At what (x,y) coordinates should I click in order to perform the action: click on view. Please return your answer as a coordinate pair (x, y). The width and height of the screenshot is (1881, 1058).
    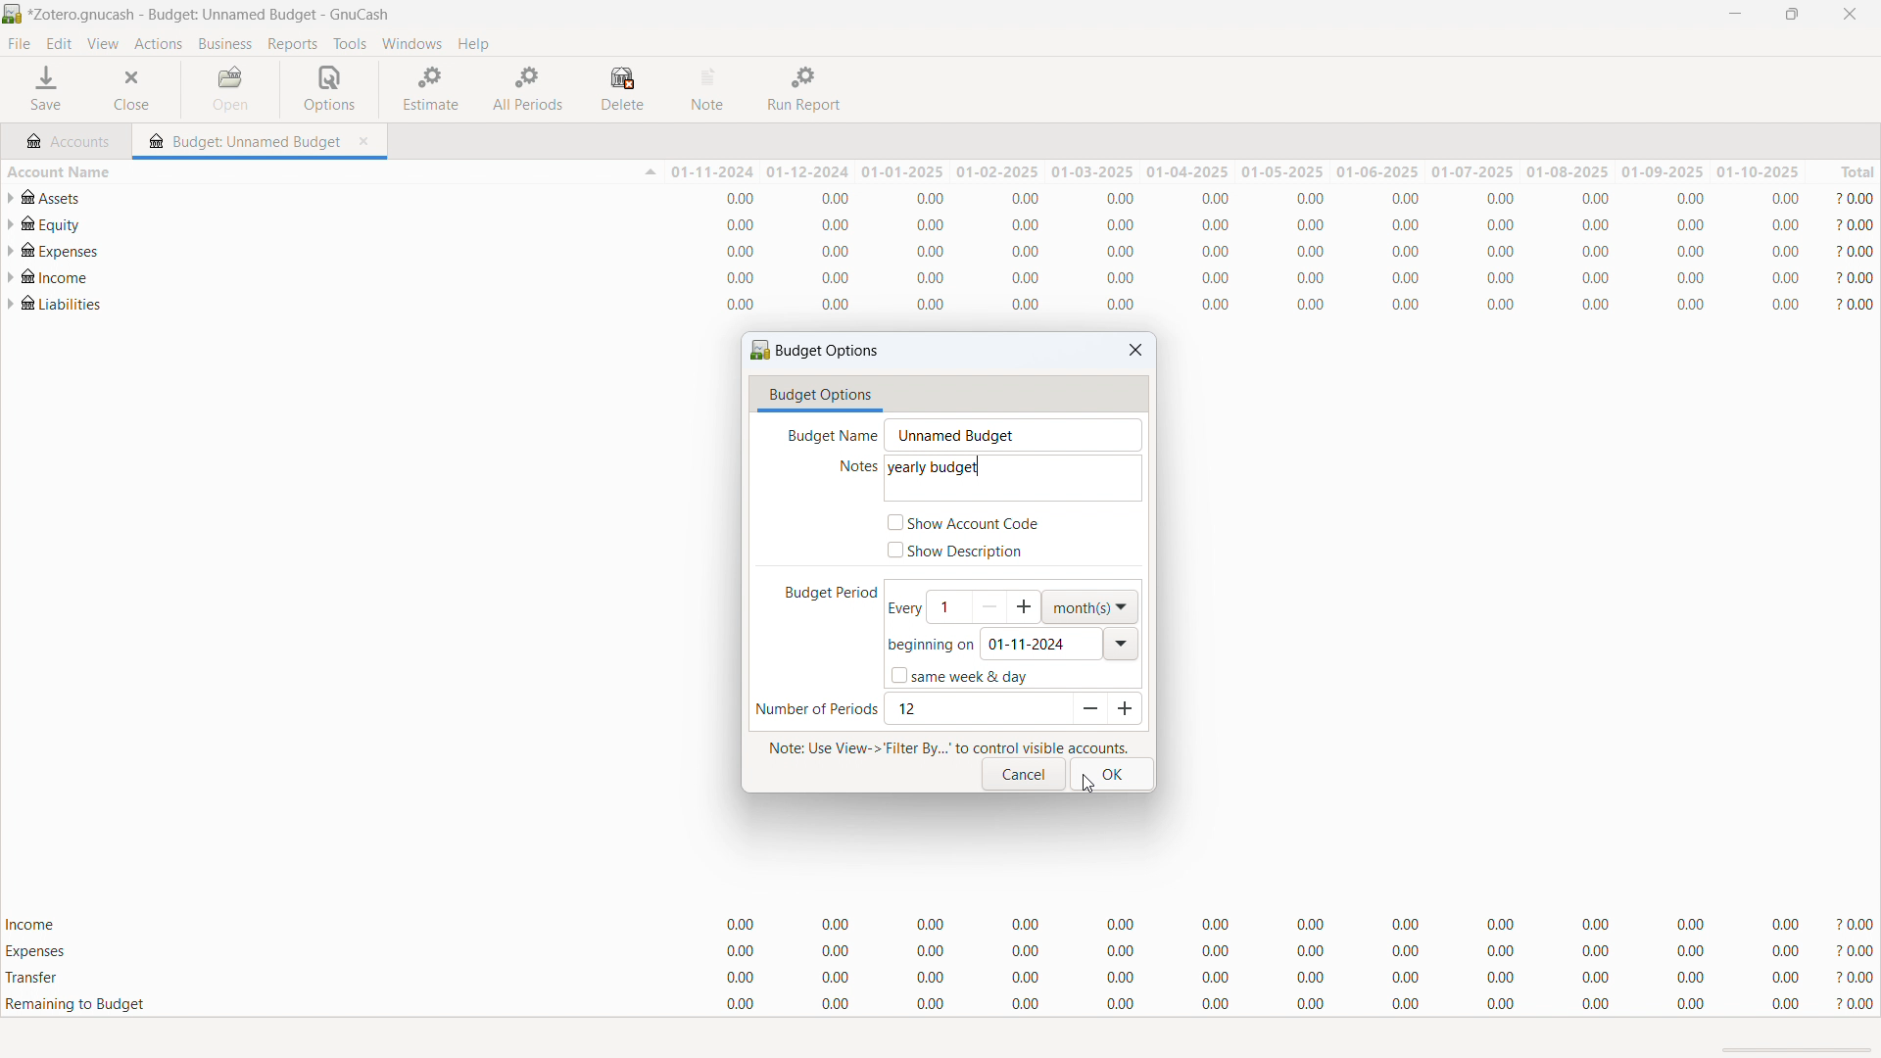
    Looking at the image, I should click on (102, 44).